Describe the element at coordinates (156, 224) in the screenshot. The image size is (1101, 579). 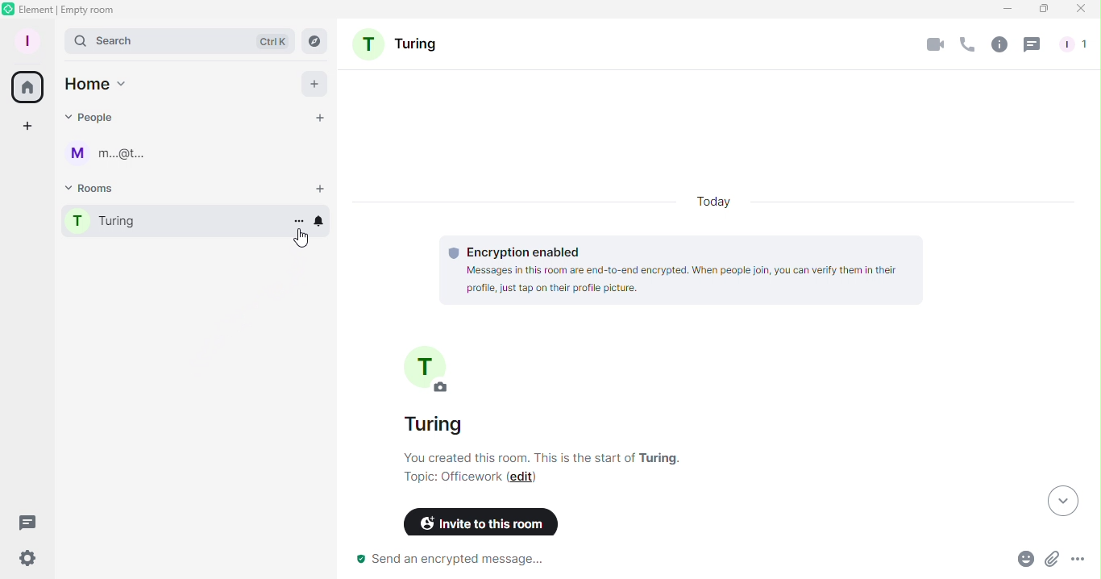
I see `Room` at that location.